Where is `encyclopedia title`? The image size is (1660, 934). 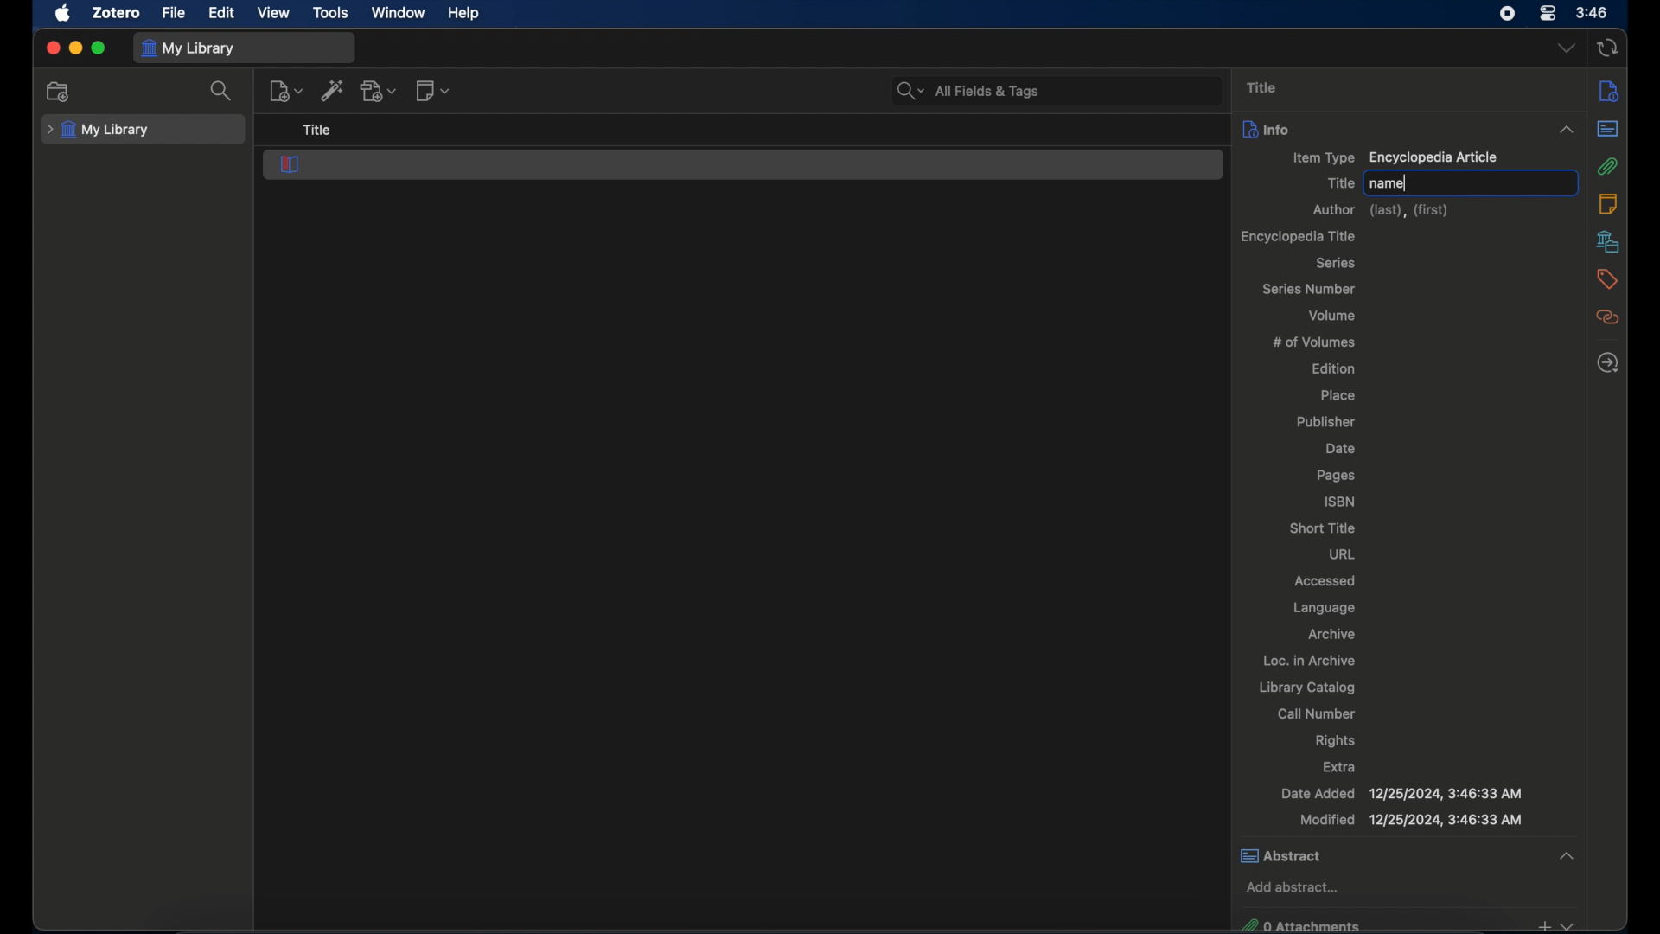 encyclopedia title is located at coordinates (1299, 236).